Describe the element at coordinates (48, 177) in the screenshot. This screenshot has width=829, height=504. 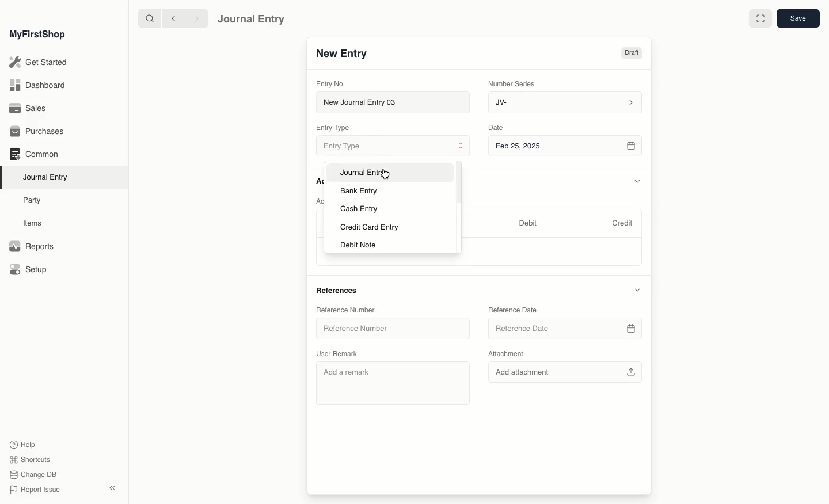
I see `Journal Entry` at that location.